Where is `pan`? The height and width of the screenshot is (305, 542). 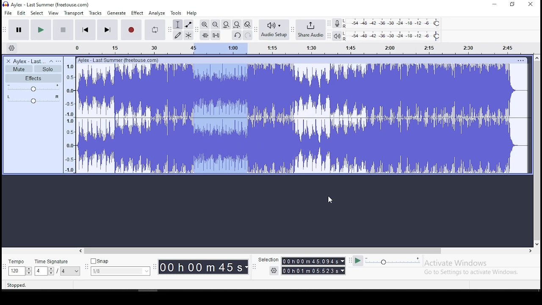
pan is located at coordinates (33, 99).